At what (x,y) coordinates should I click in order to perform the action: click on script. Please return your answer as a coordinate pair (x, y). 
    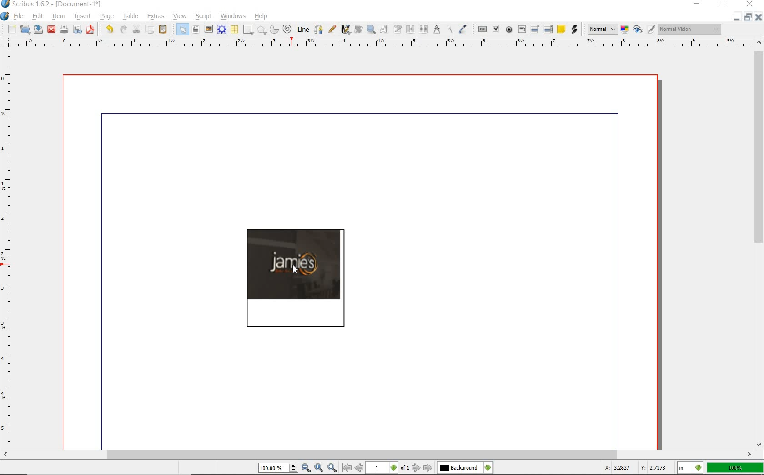
    Looking at the image, I should click on (203, 16).